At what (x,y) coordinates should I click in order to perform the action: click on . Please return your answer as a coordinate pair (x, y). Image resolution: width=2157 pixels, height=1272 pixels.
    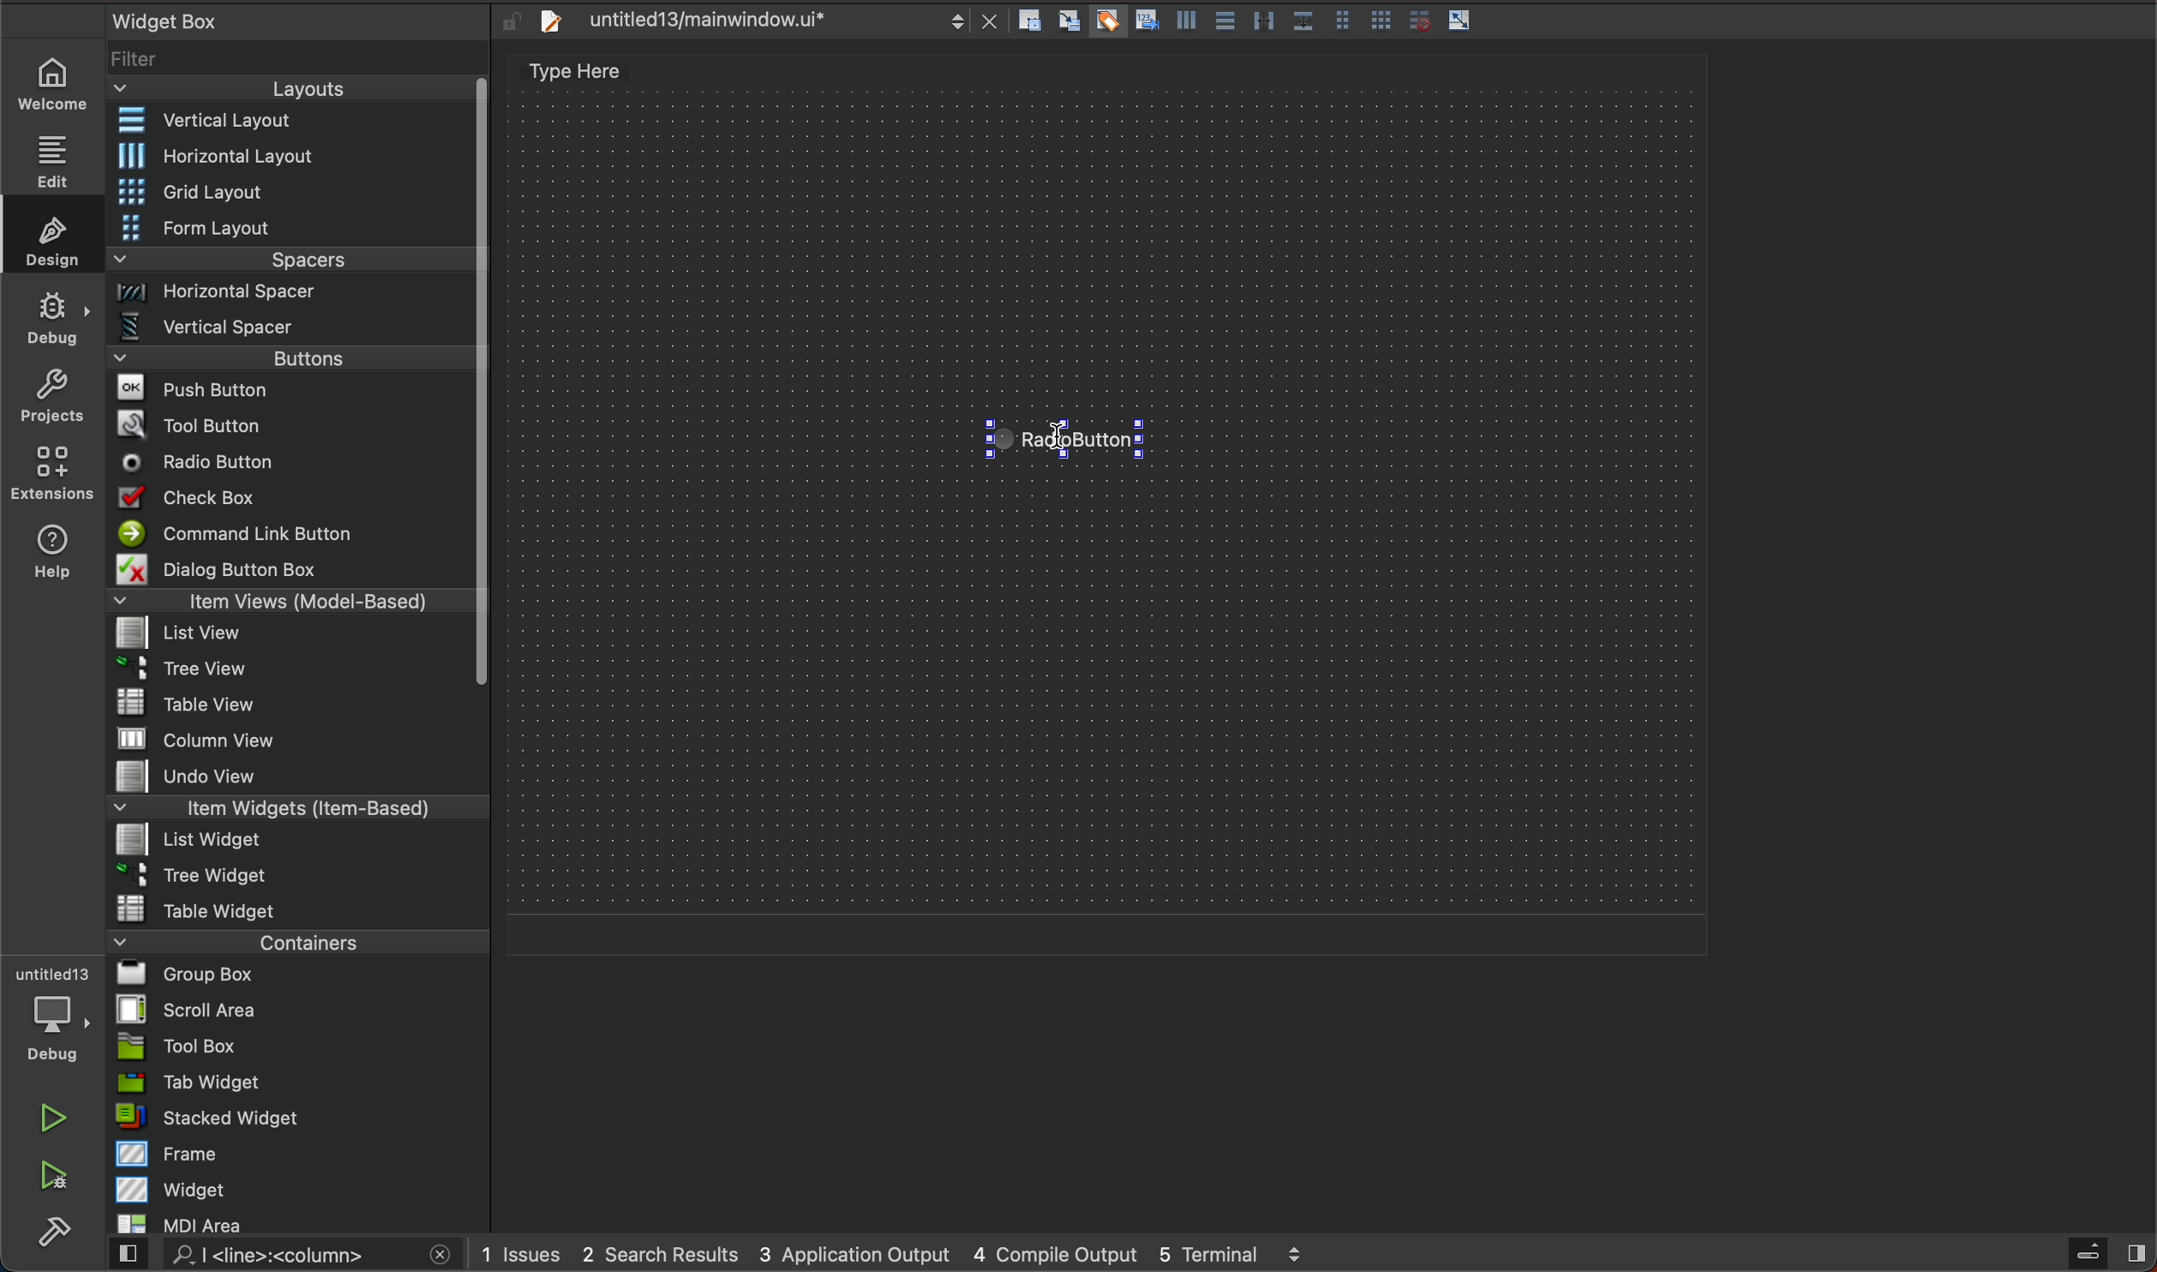
    Looking at the image, I should click on (1183, 24).